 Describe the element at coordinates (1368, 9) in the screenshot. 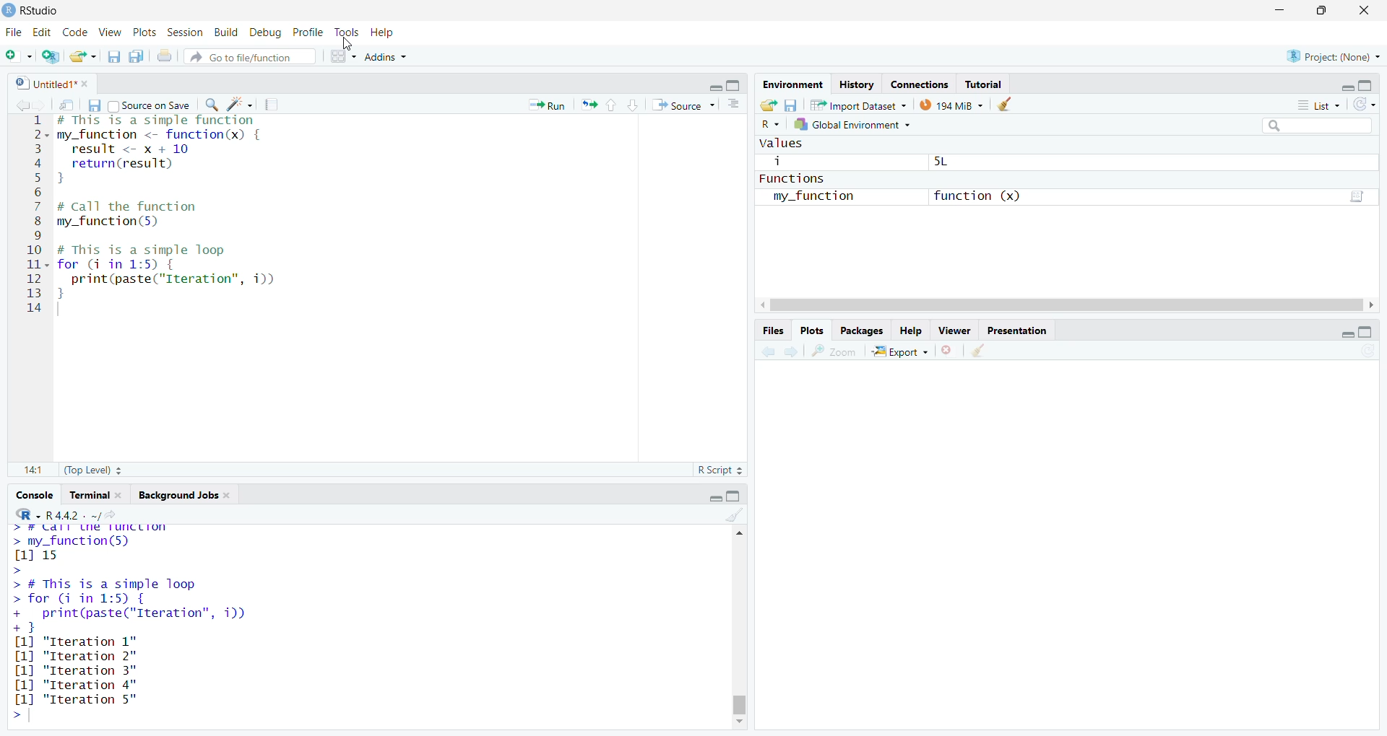

I see `close` at that location.